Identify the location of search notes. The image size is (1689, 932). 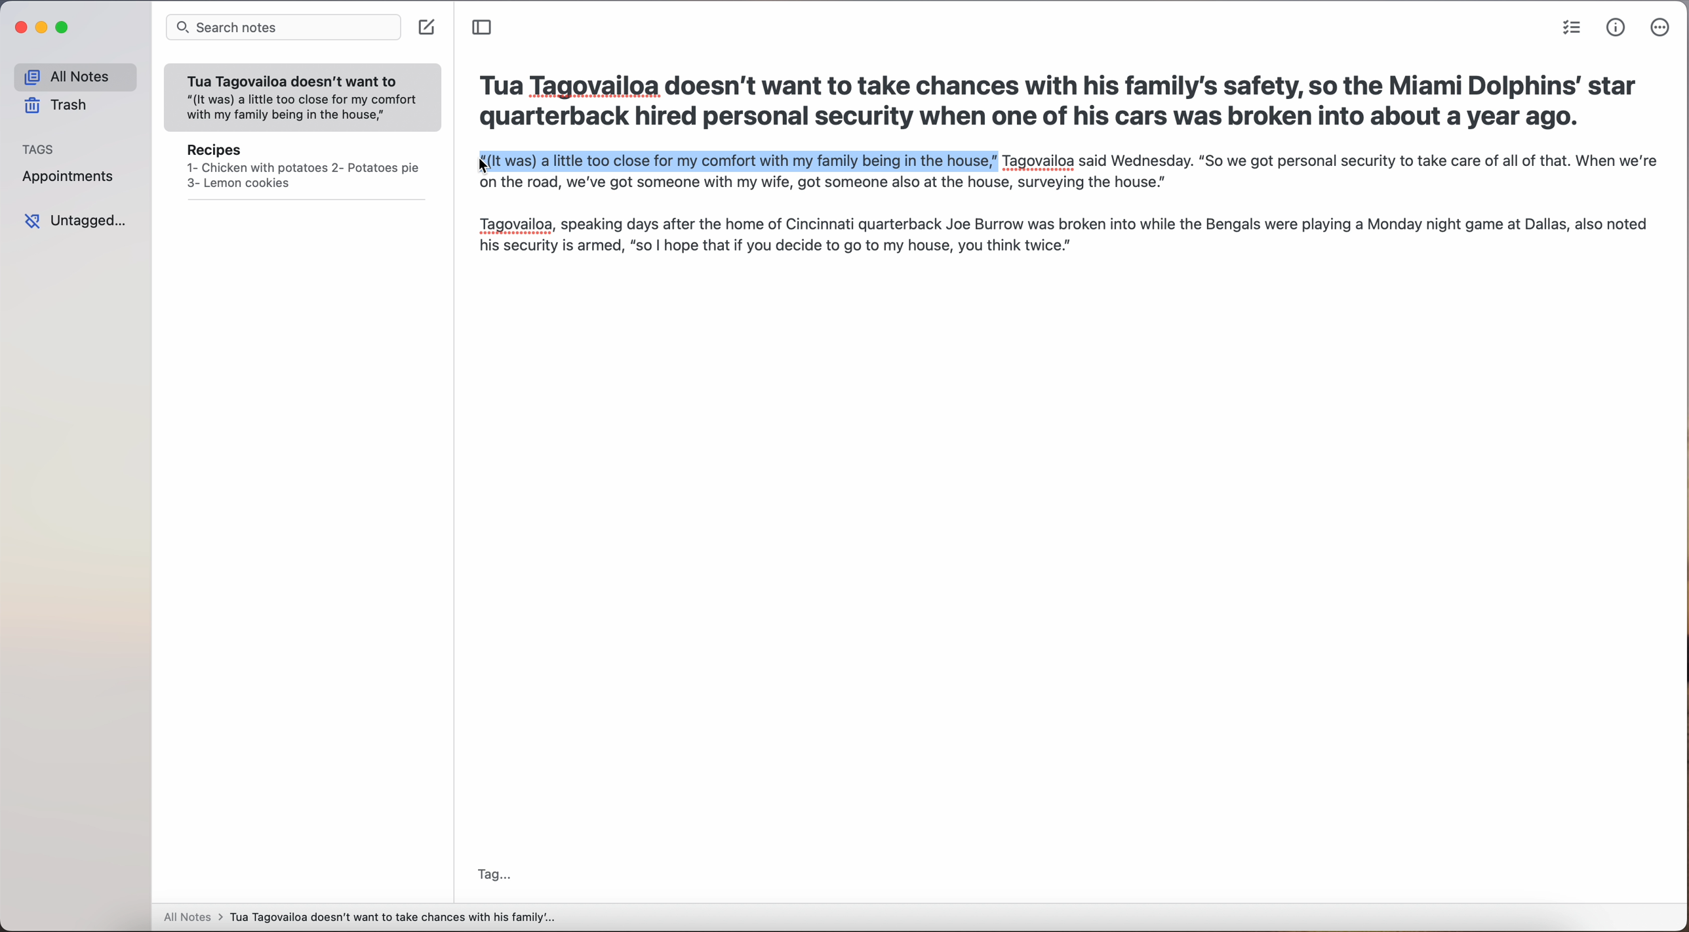
(283, 28).